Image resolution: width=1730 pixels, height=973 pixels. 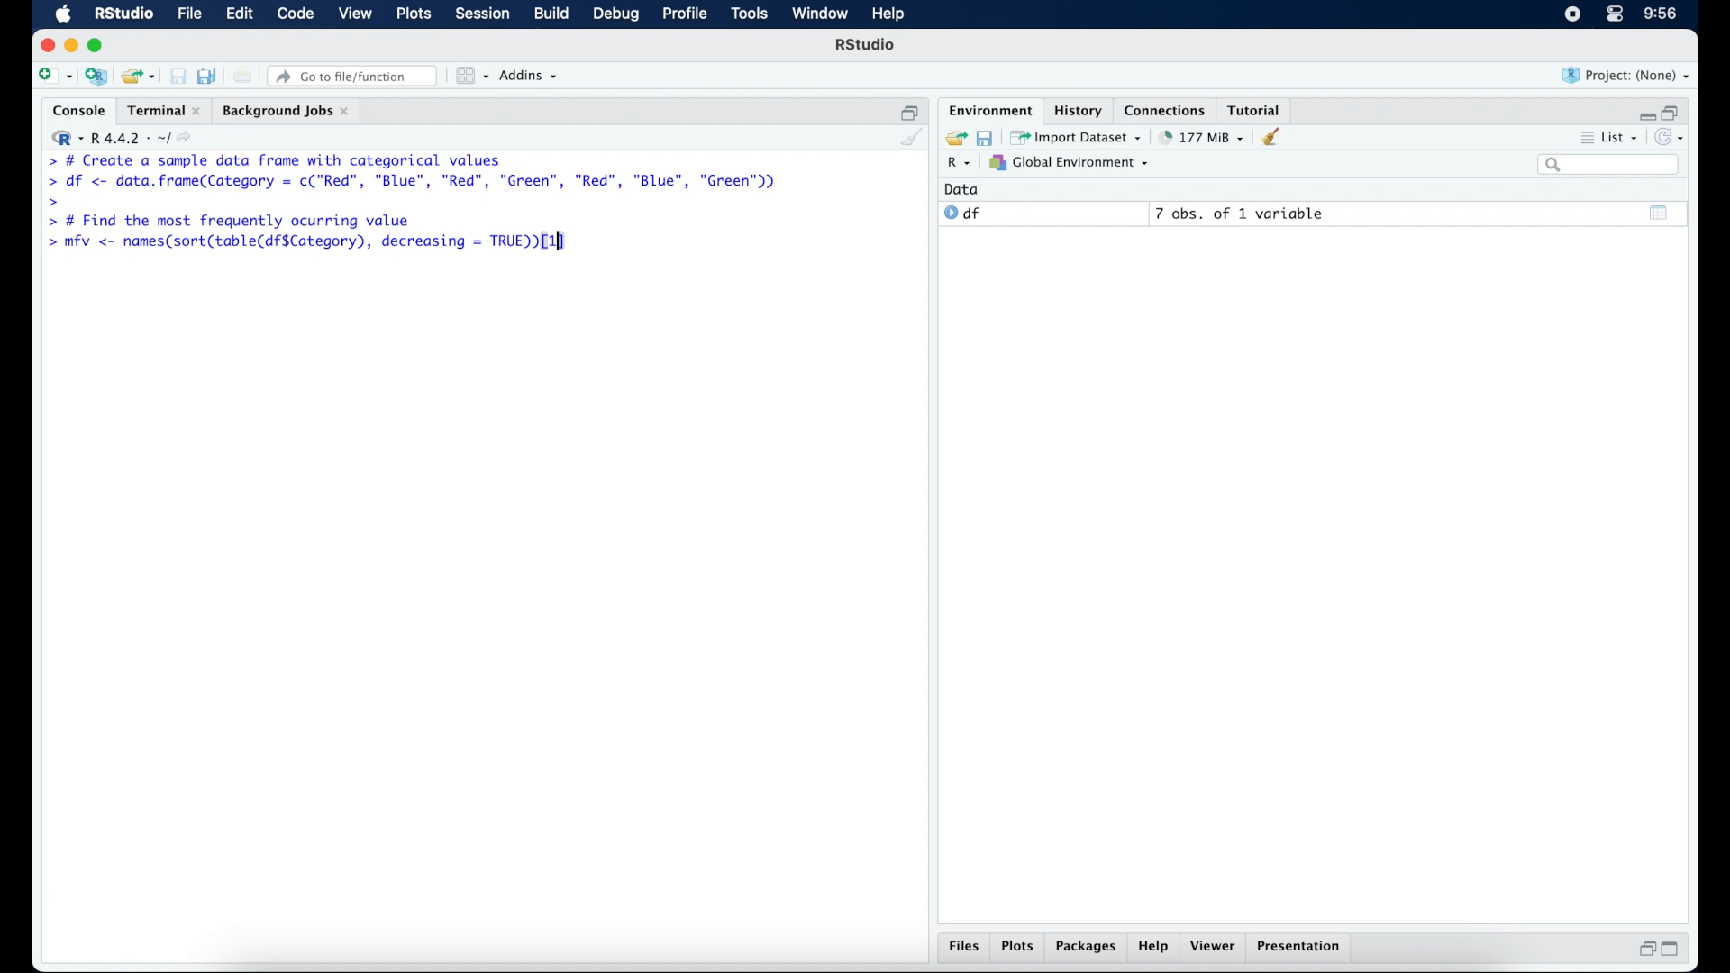 What do you see at coordinates (1661, 215) in the screenshot?
I see `show output window` at bounding box center [1661, 215].